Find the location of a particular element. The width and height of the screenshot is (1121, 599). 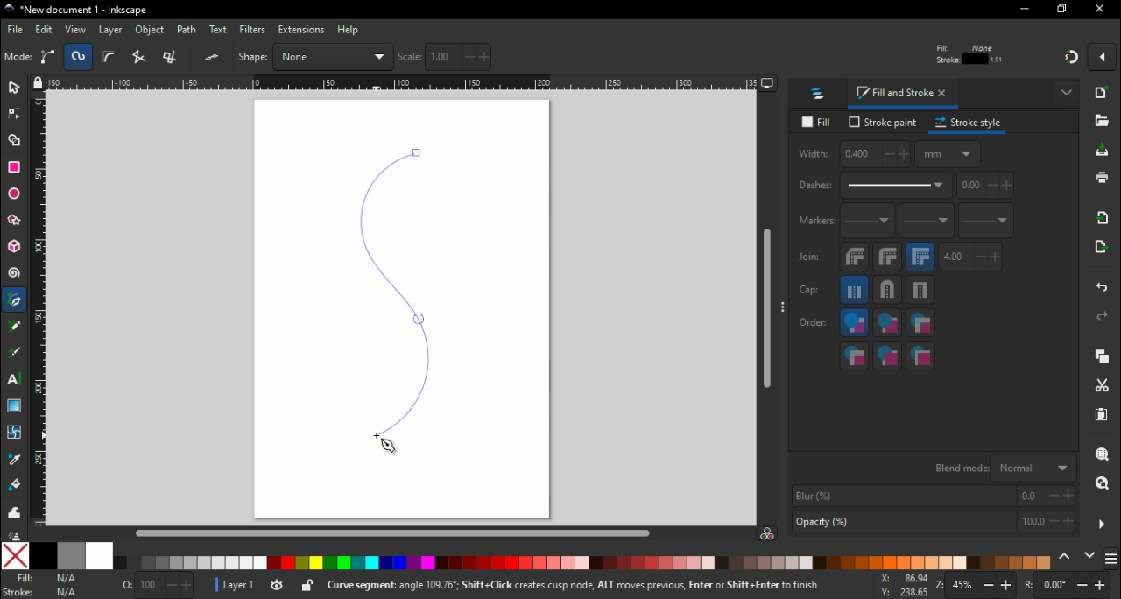

undo is located at coordinates (1100, 291).